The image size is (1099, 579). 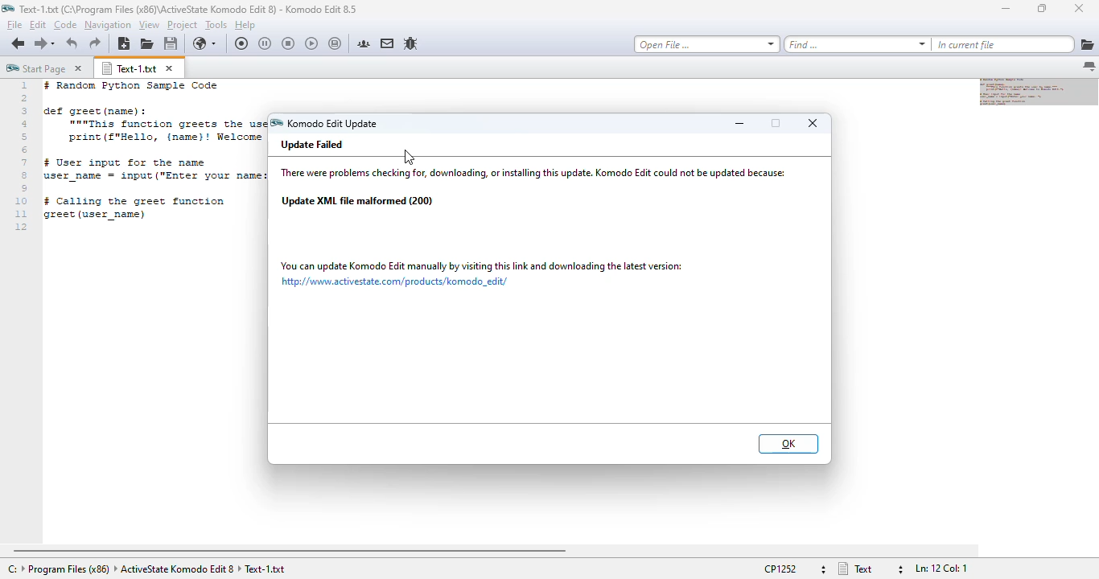 I want to click on komodo email lists, so click(x=387, y=43).